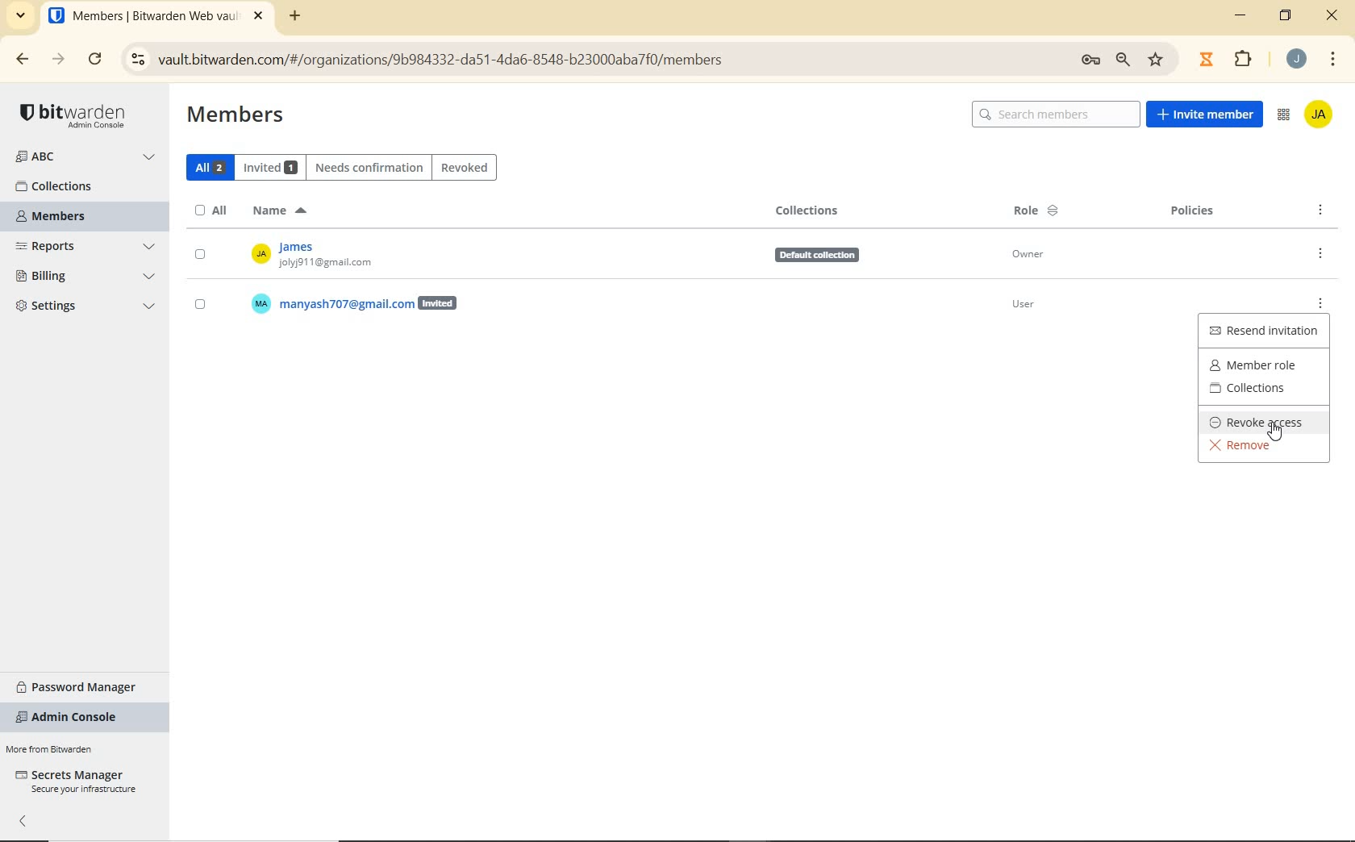 This screenshot has height=842, width=1355. What do you see at coordinates (1264, 391) in the screenshot?
I see `COLLECTIONS` at bounding box center [1264, 391].